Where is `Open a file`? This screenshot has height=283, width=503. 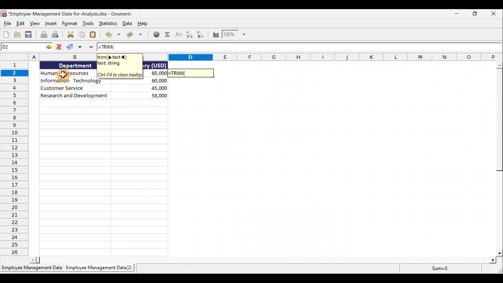 Open a file is located at coordinates (18, 34).